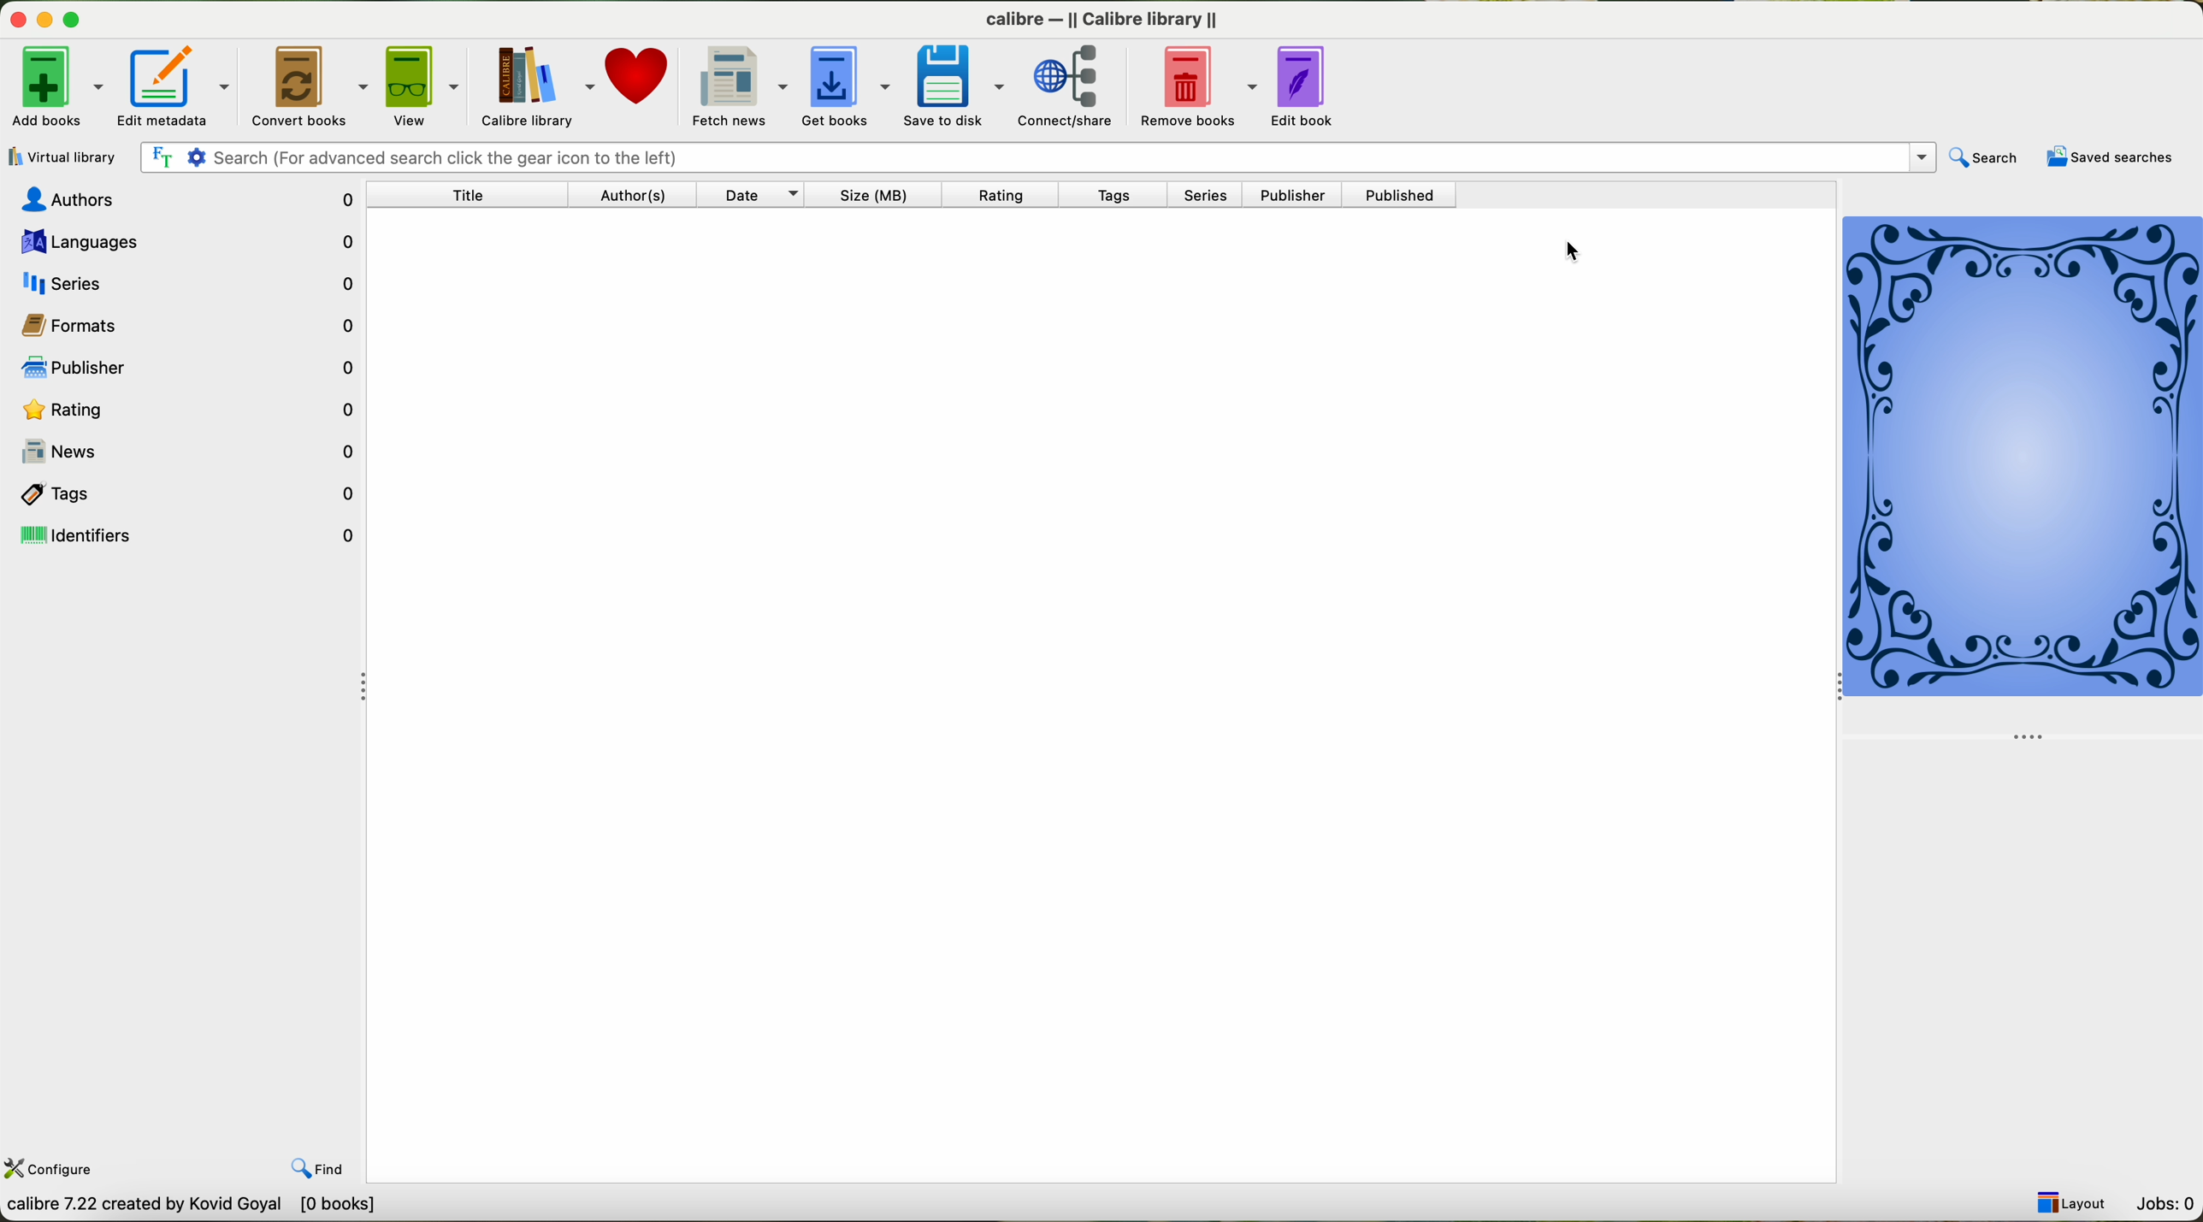 This screenshot has height=1222, width=2203. What do you see at coordinates (182, 239) in the screenshot?
I see `languages` at bounding box center [182, 239].